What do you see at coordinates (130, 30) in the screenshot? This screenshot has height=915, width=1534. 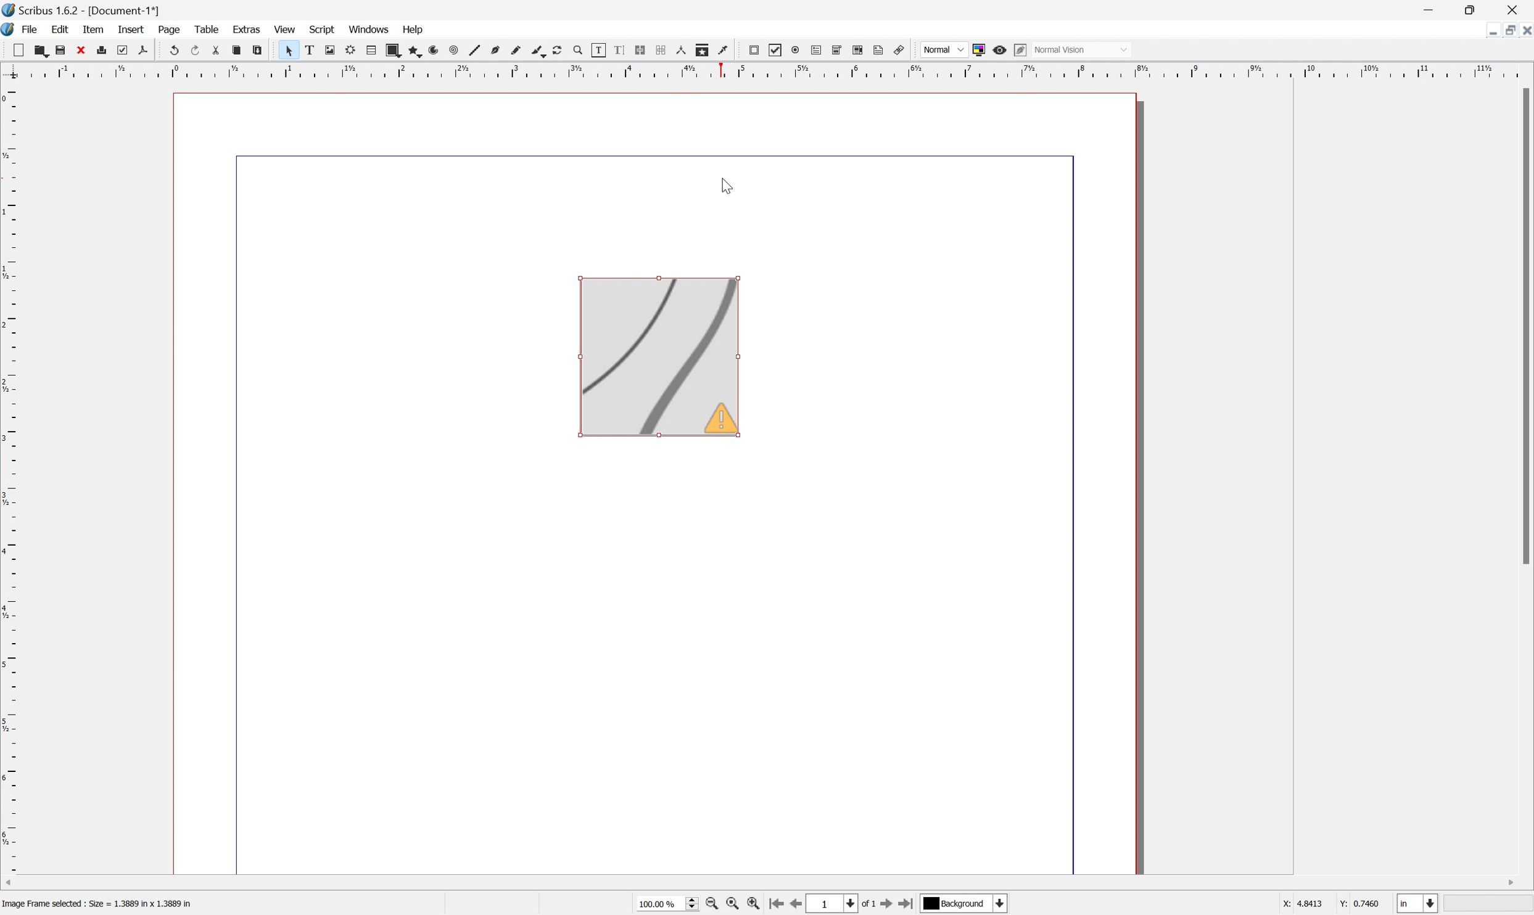 I see `Insert` at bounding box center [130, 30].